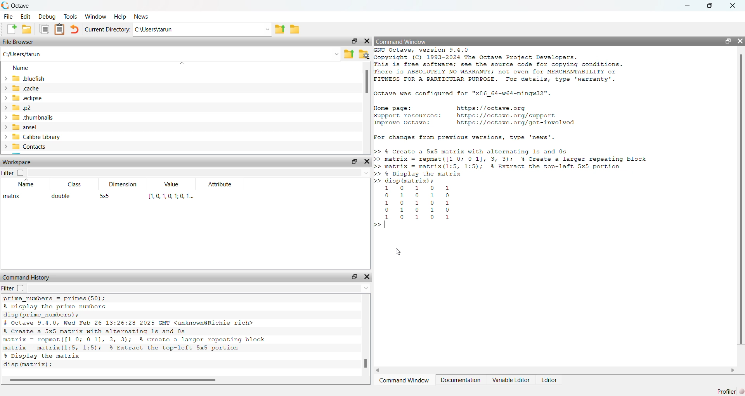 This screenshot has width=745, height=396. I want to click on Contacts, so click(30, 147).